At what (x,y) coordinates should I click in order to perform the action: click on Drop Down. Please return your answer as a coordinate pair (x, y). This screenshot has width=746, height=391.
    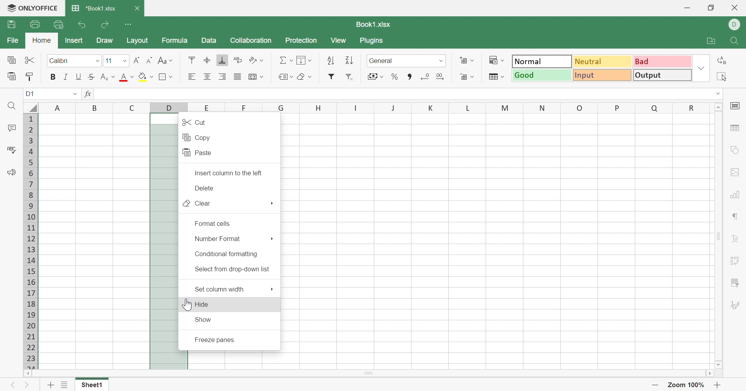
    Looking at the image, I should click on (504, 76).